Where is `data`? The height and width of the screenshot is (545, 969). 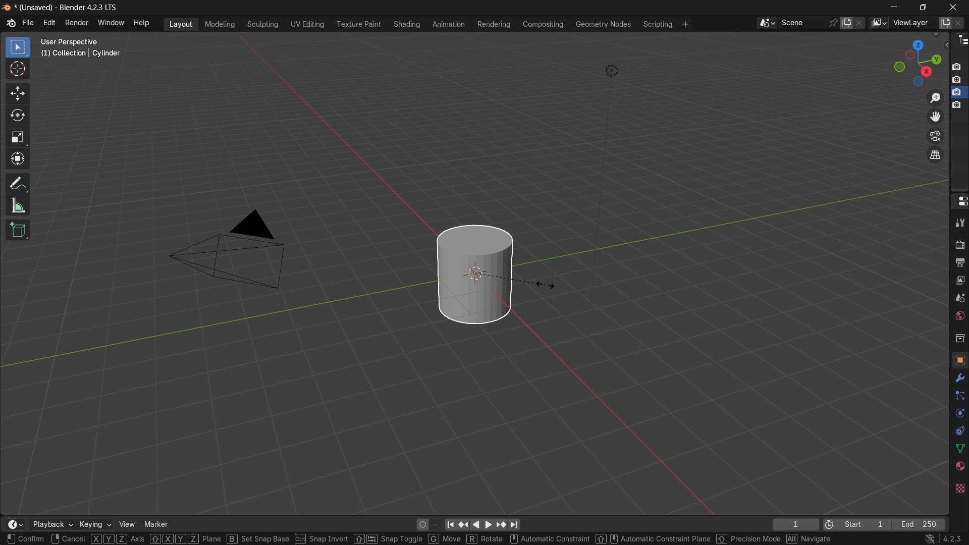
data is located at coordinates (959, 450).